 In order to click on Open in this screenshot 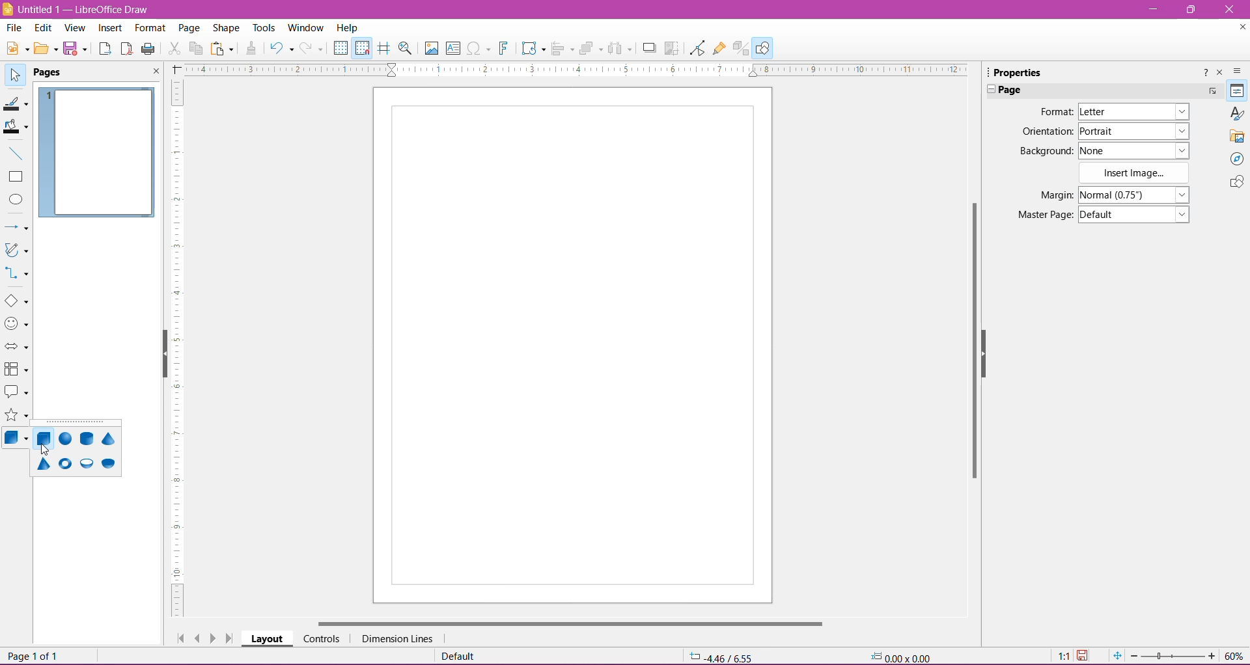, I will do `click(45, 49)`.